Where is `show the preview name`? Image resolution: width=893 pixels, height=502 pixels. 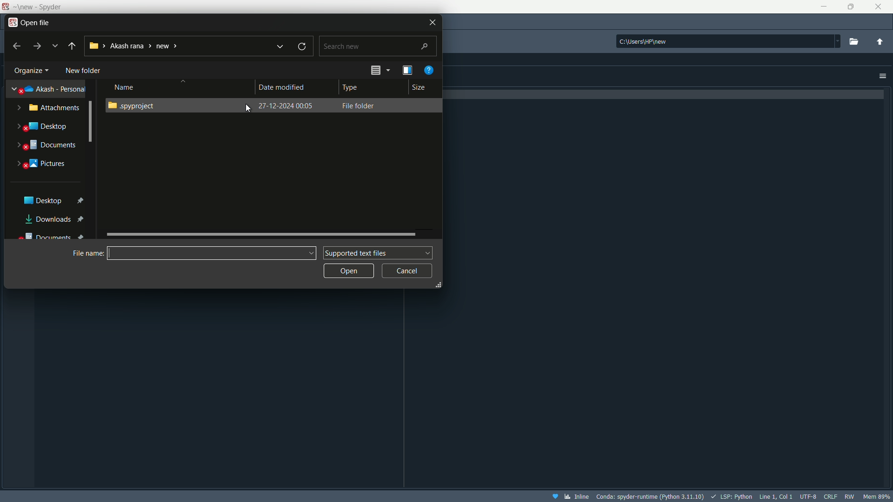
show the preview name is located at coordinates (407, 69).